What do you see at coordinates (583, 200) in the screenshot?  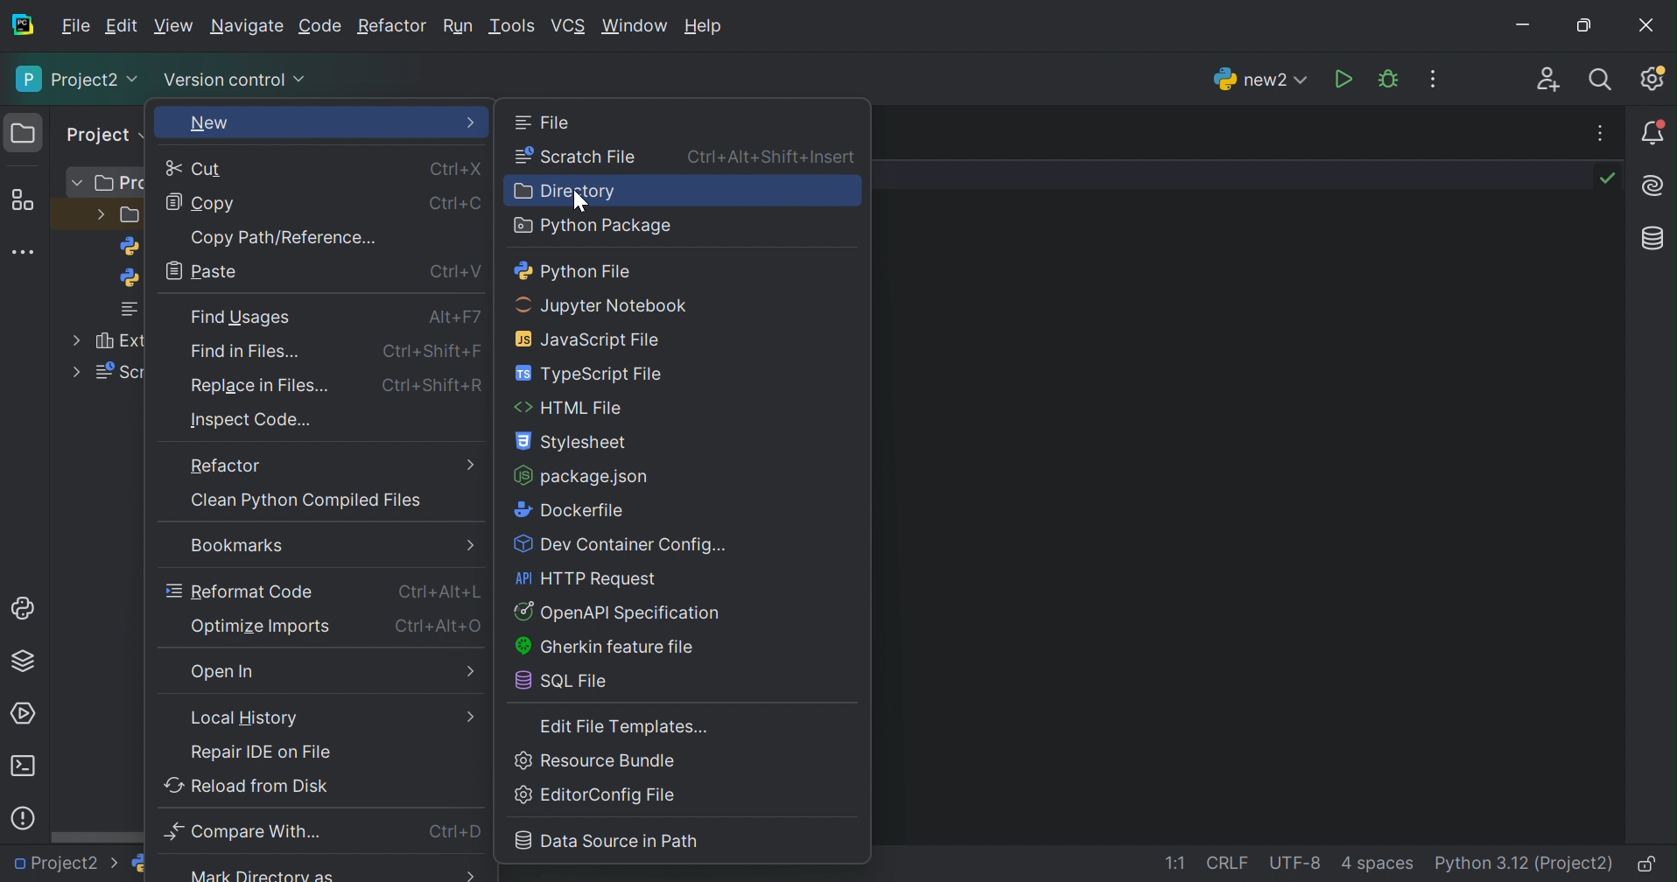 I see `Cursor` at bounding box center [583, 200].